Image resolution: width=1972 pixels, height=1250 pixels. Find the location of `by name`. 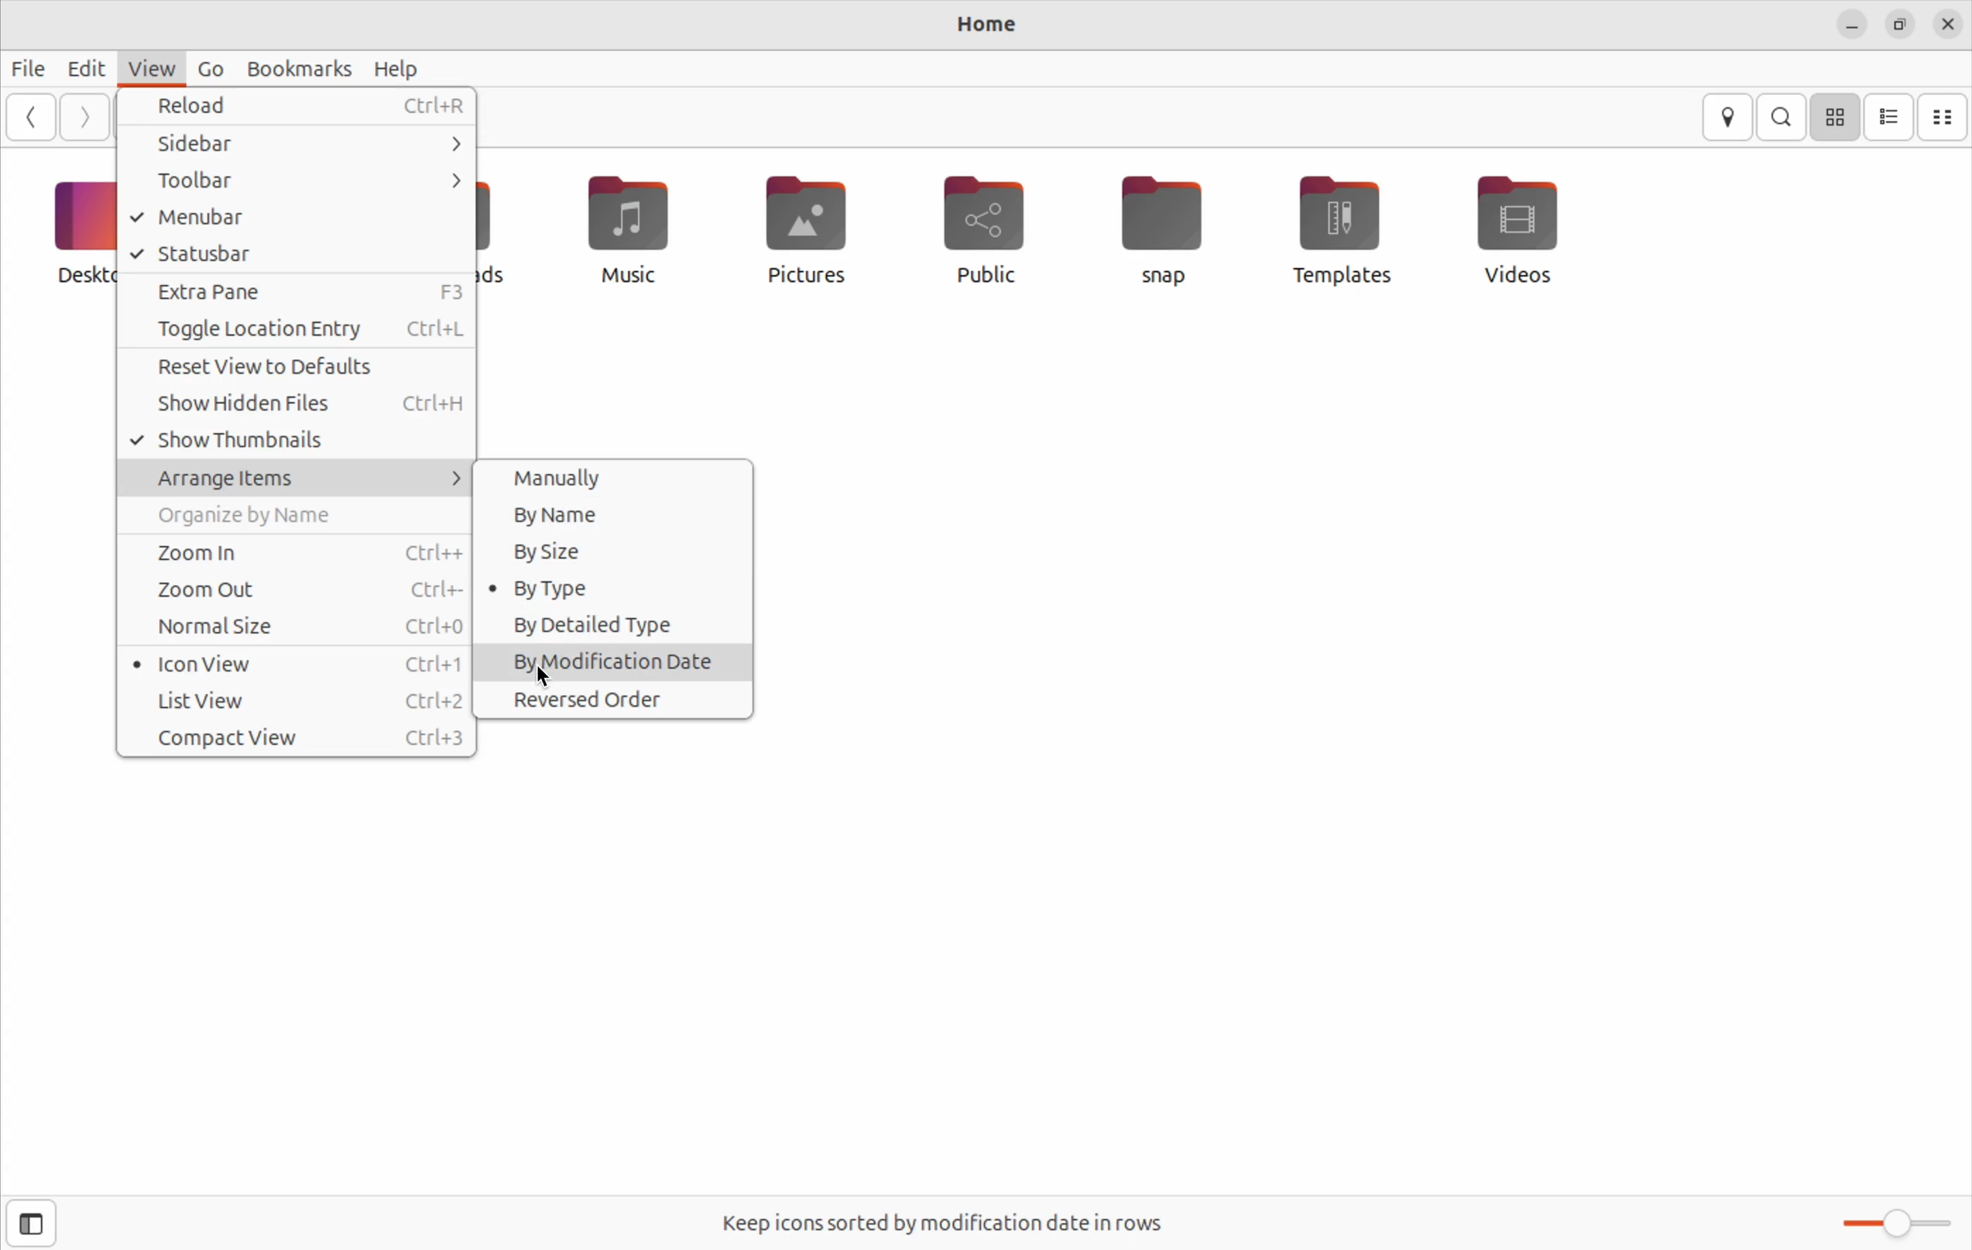

by name is located at coordinates (613, 514).